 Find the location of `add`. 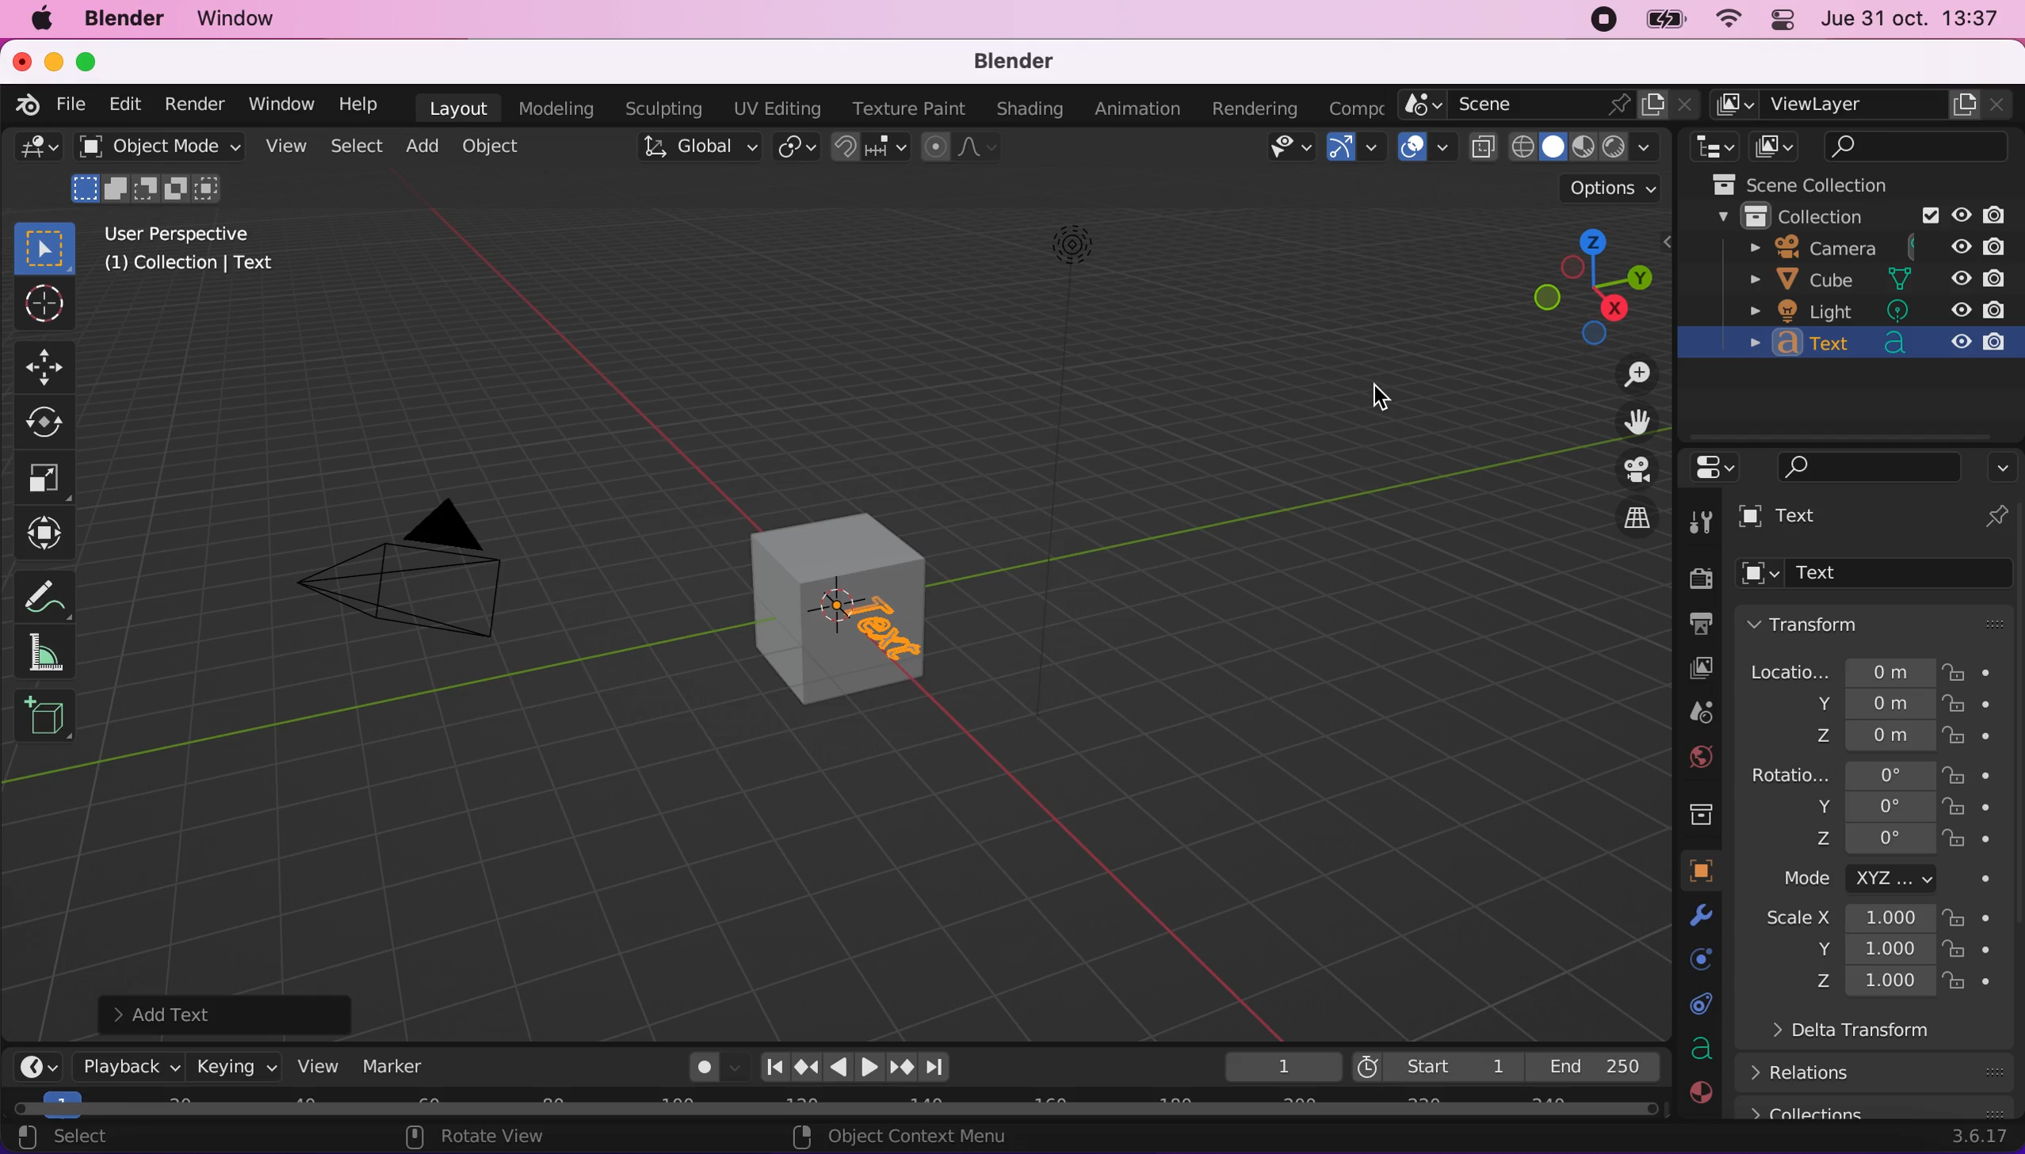

add is located at coordinates (419, 149).